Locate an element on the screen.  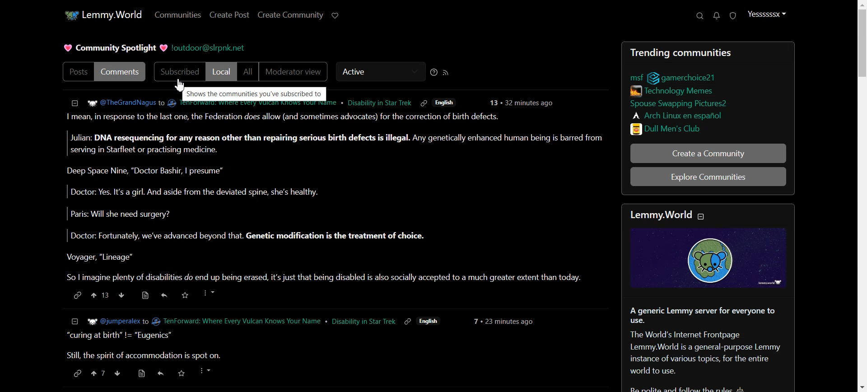
Support Lemmy is located at coordinates (336, 15).